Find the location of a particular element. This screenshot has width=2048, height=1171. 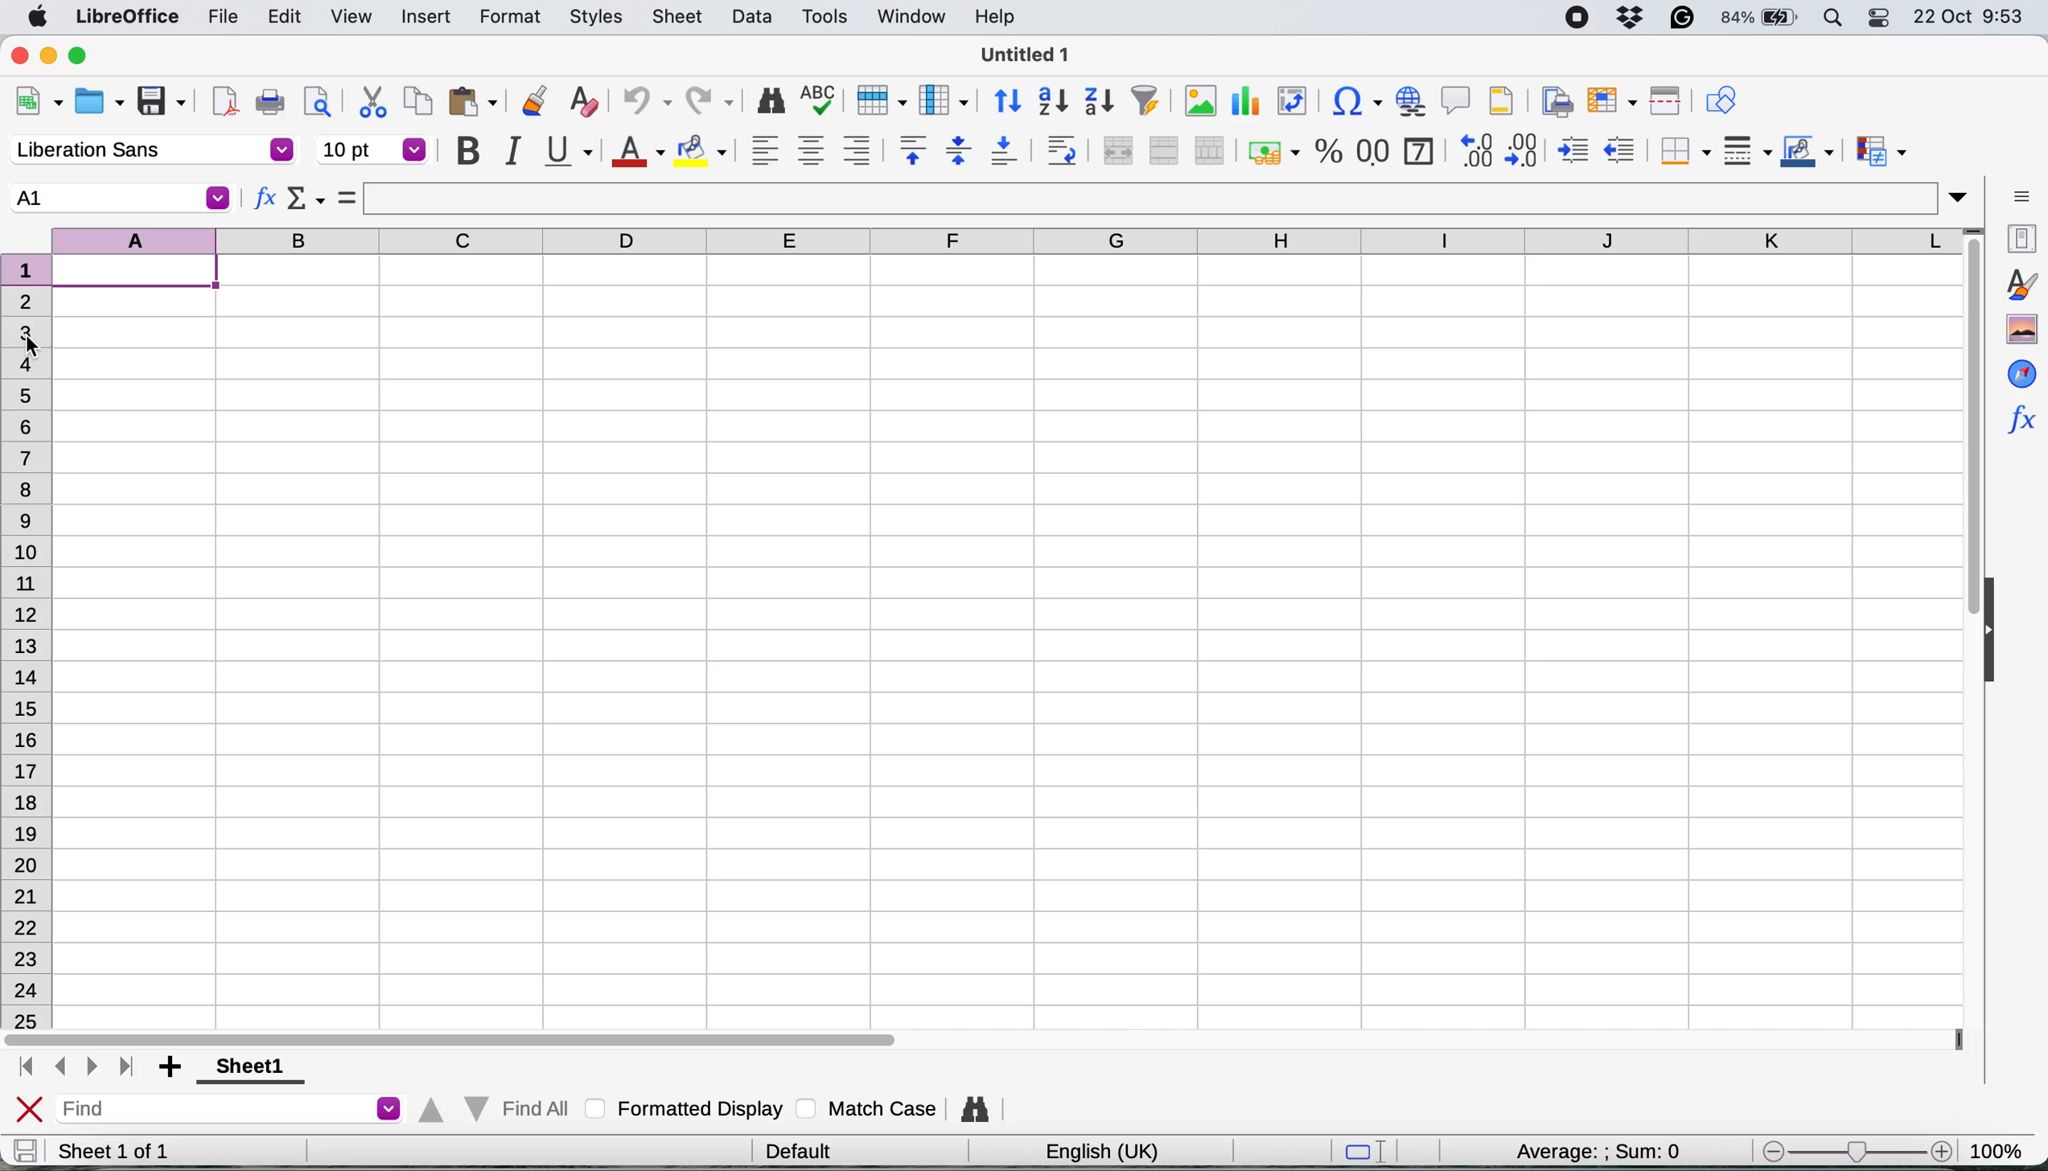

columns is located at coordinates (1010, 238).